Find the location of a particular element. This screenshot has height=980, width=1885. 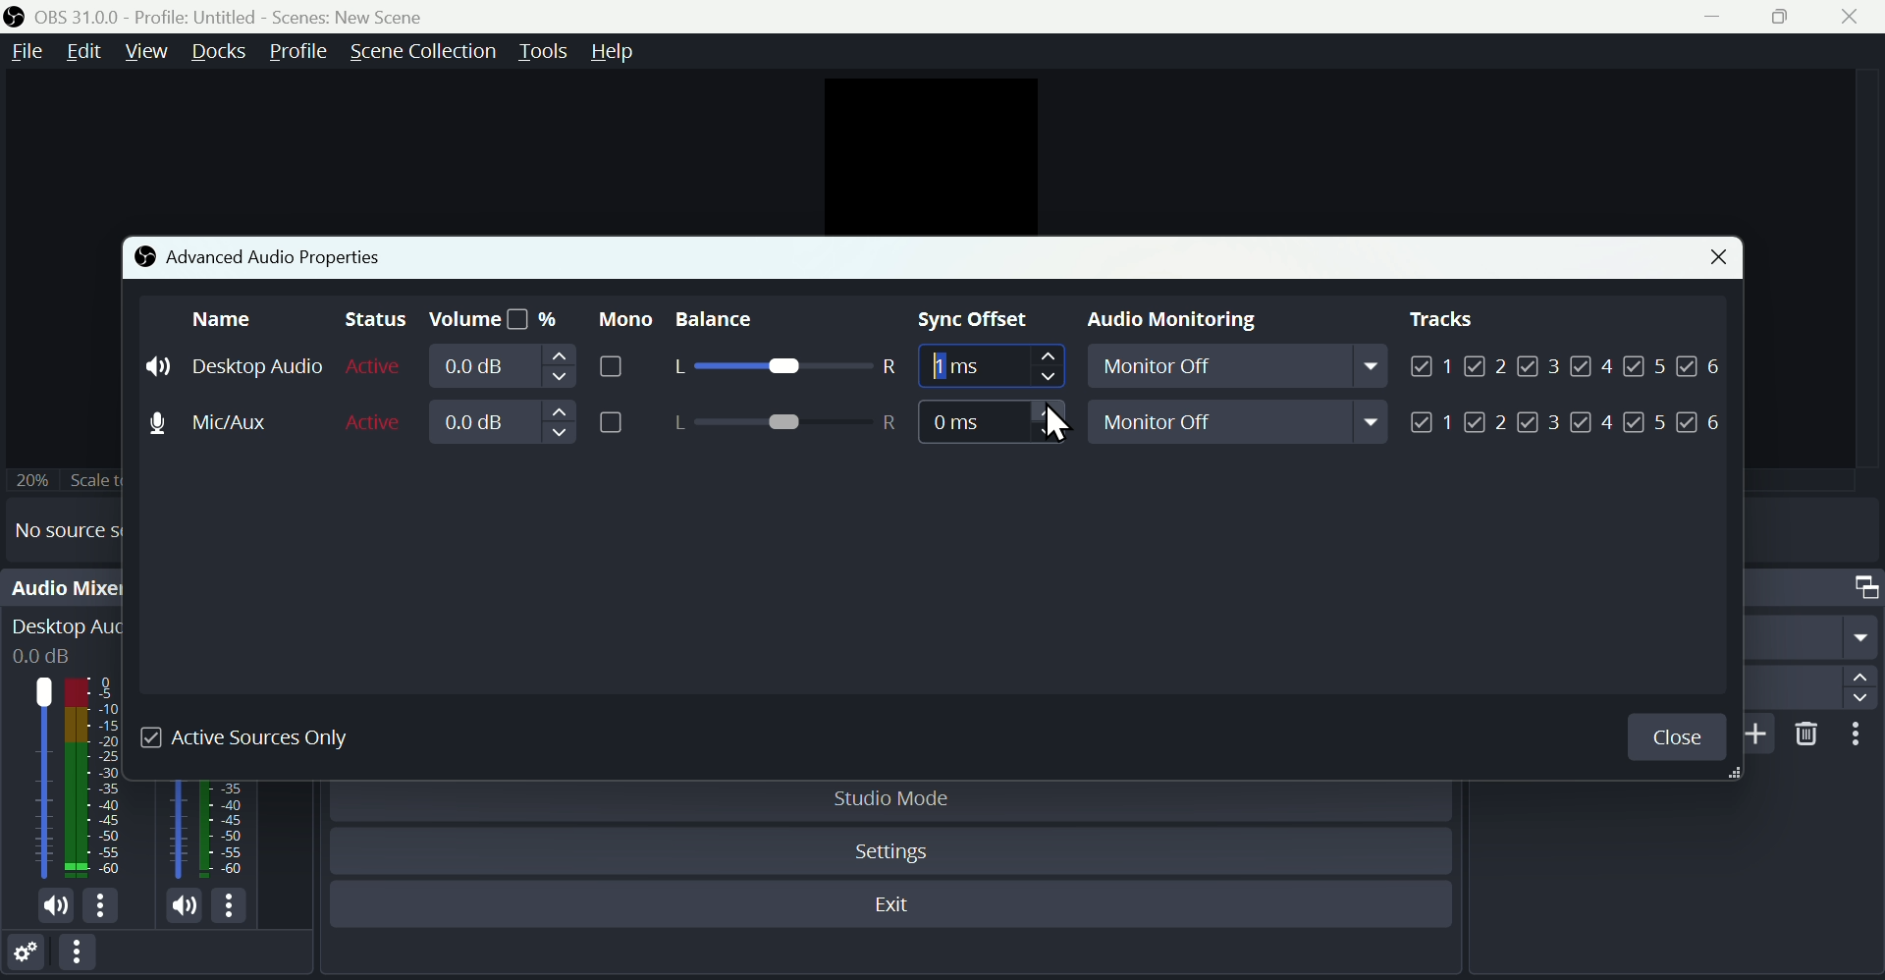

(un)check Track 2 is located at coordinates (1486, 422).